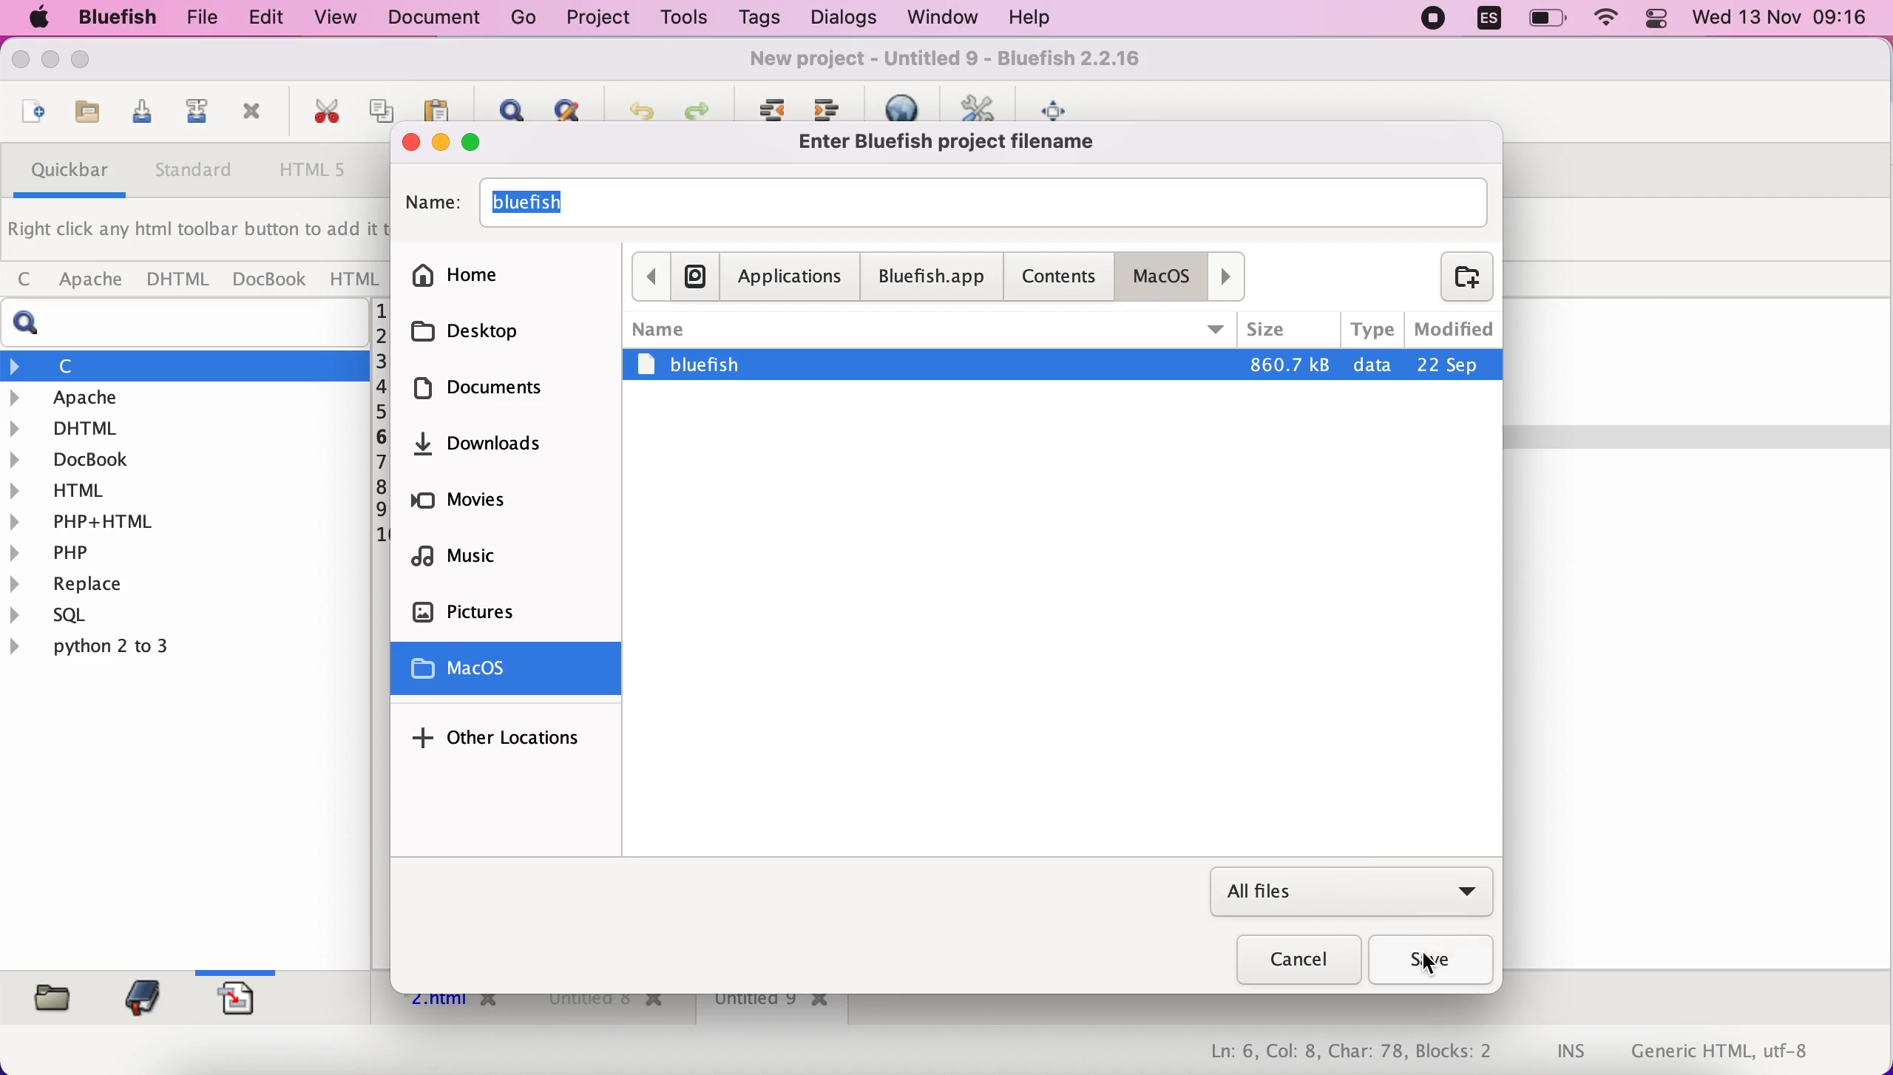 This screenshot has height=1075, width=1893. What do you see at coordinates (503, 506) in the screenshot?
I see `movies` at bounding box center [503, 506].